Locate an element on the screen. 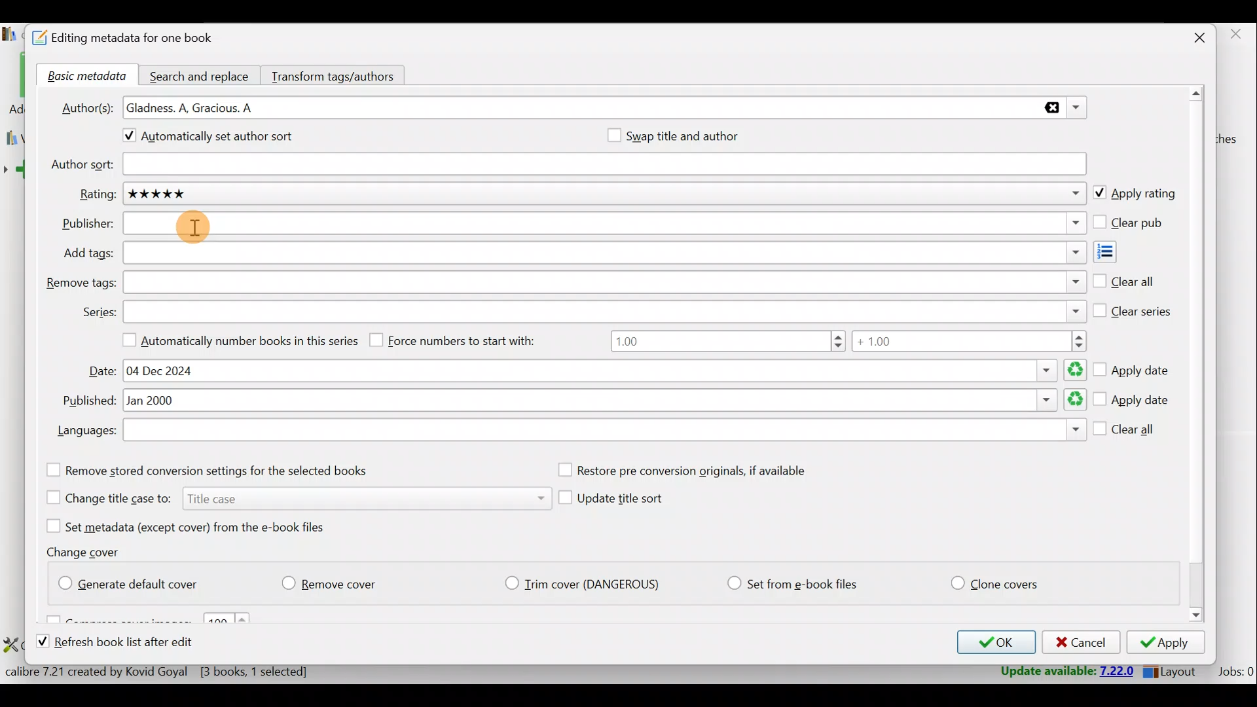 This screenshot has width=1257, height=707. Editing metadata for one book is located at coordinates (139, 39).